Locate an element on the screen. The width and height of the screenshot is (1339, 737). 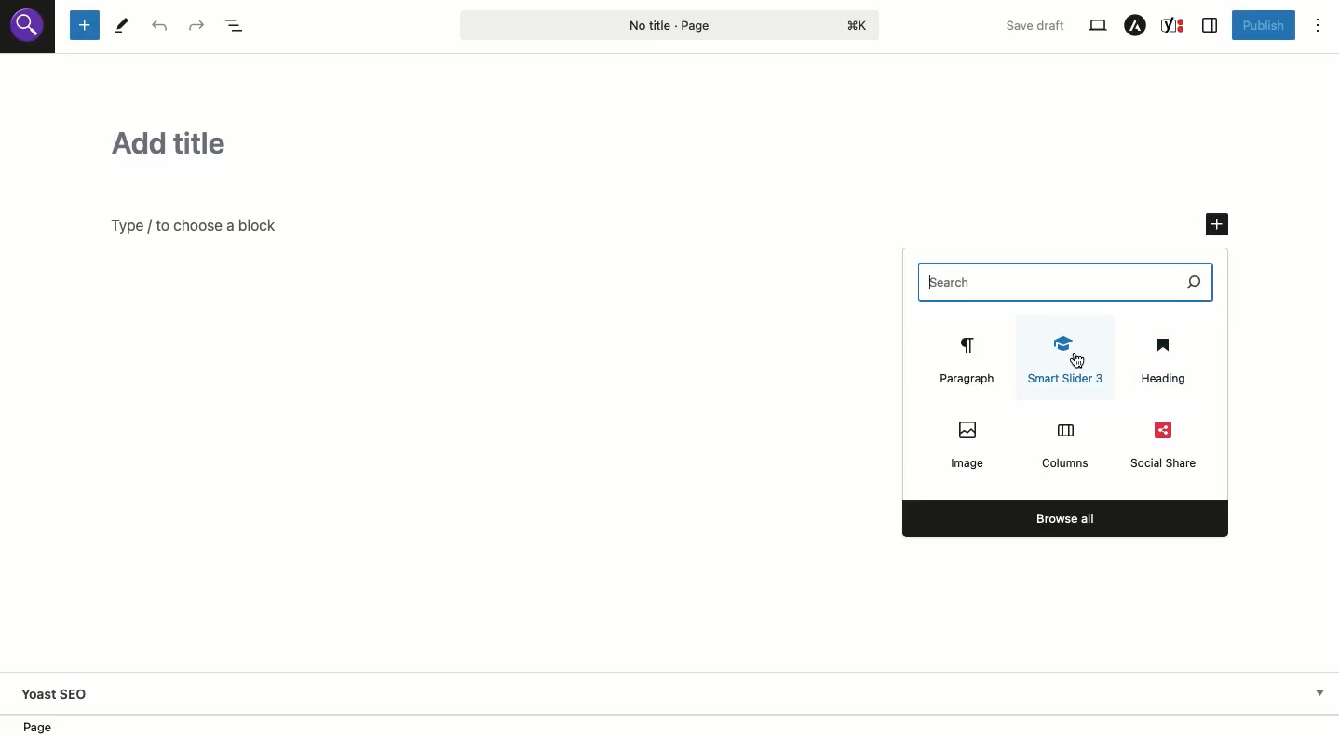
Publish is located at coordinates (1264, 27).